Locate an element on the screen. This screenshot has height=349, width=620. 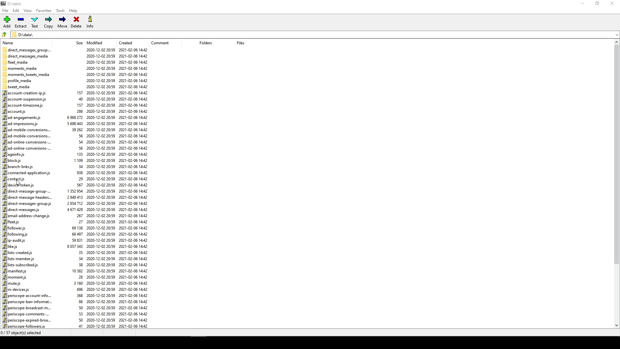
Favorites is located at coordinates (44, 11).